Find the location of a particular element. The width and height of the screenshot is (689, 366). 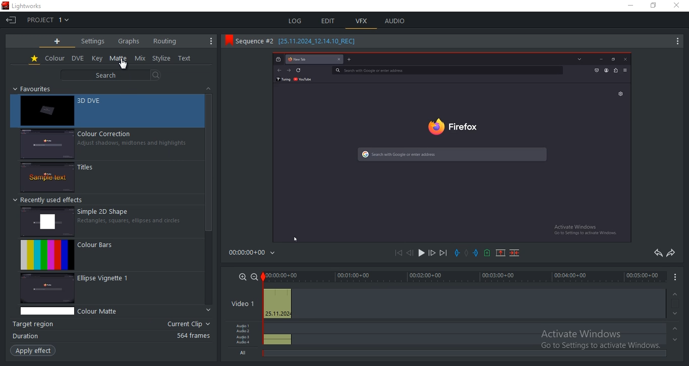

video 1 is located at coordinates (241, 304).